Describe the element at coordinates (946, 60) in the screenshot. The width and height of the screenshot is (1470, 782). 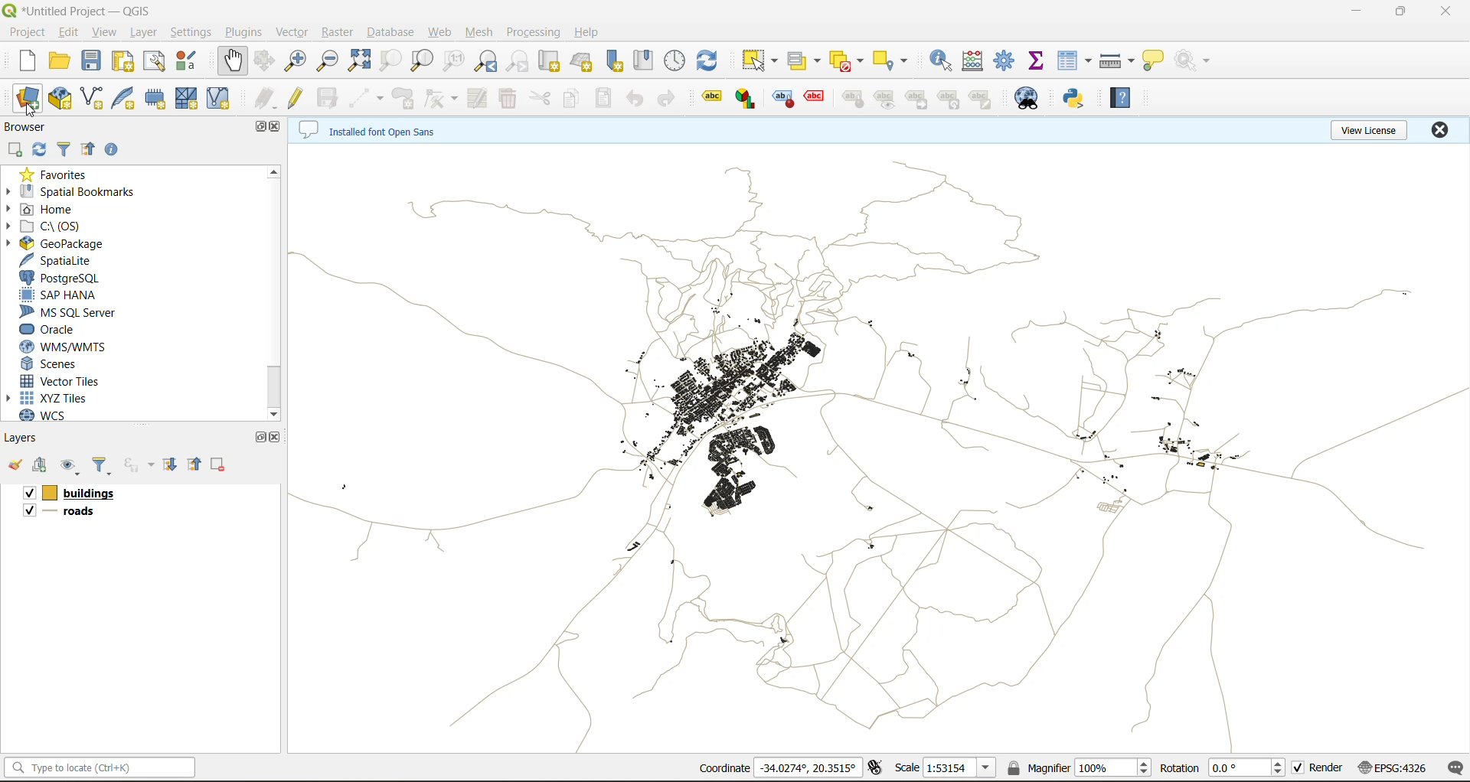
I see `identify features` at that location.